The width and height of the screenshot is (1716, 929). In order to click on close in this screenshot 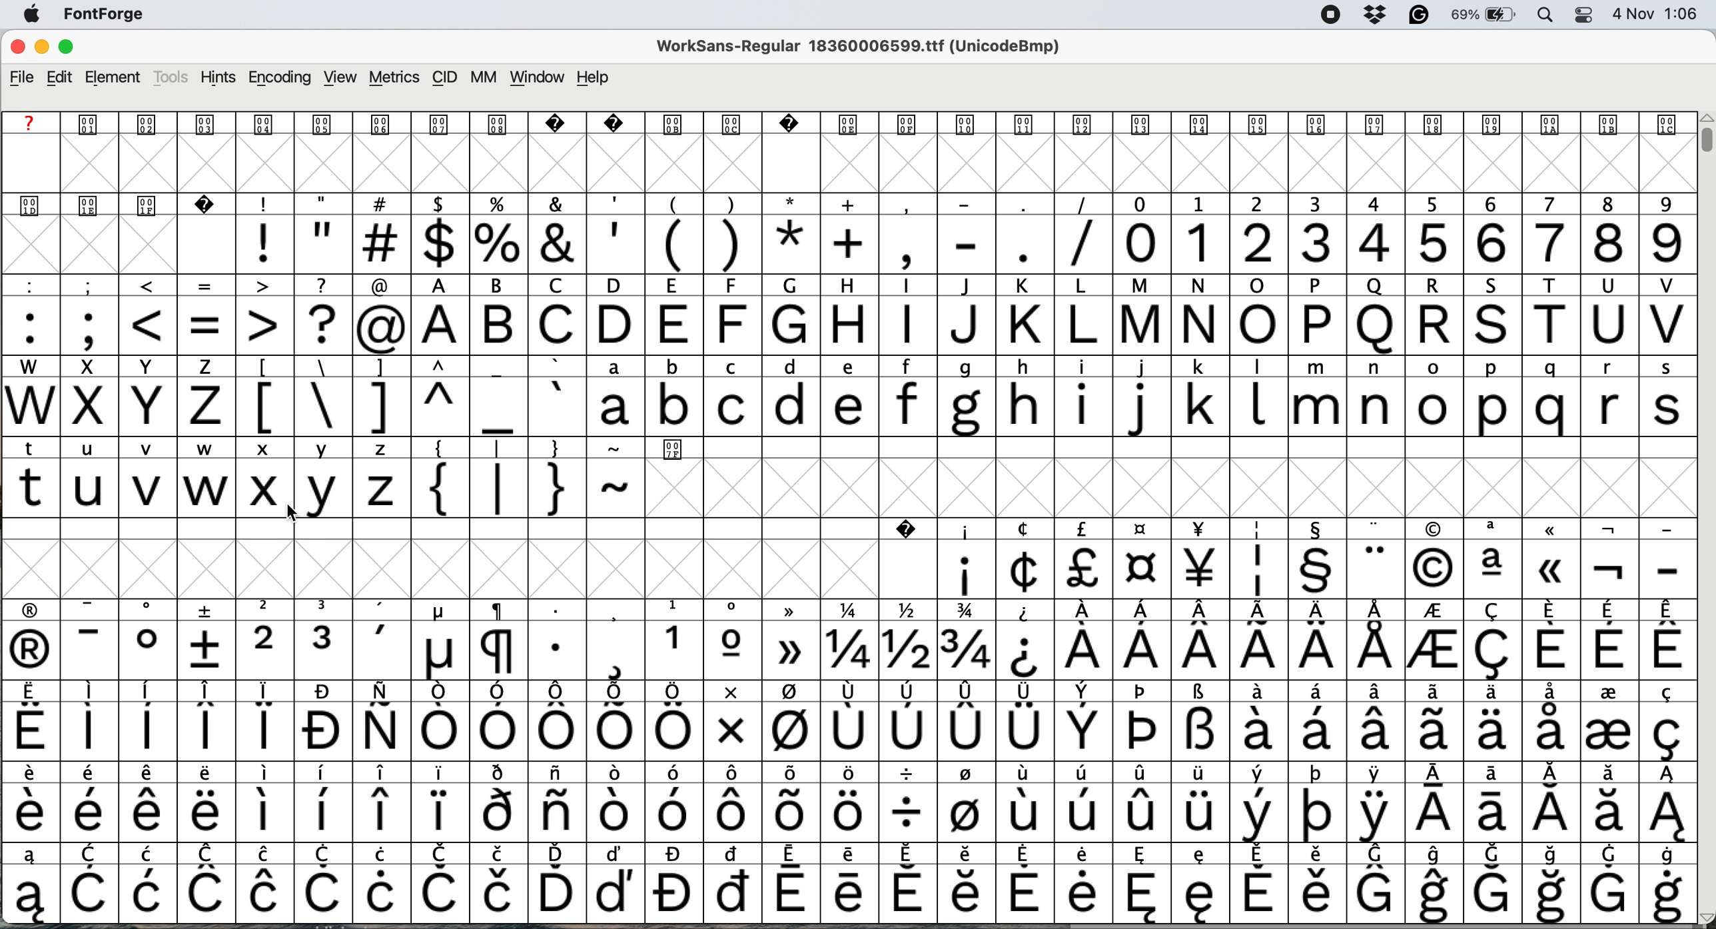, I will do `click(17, 49)`.